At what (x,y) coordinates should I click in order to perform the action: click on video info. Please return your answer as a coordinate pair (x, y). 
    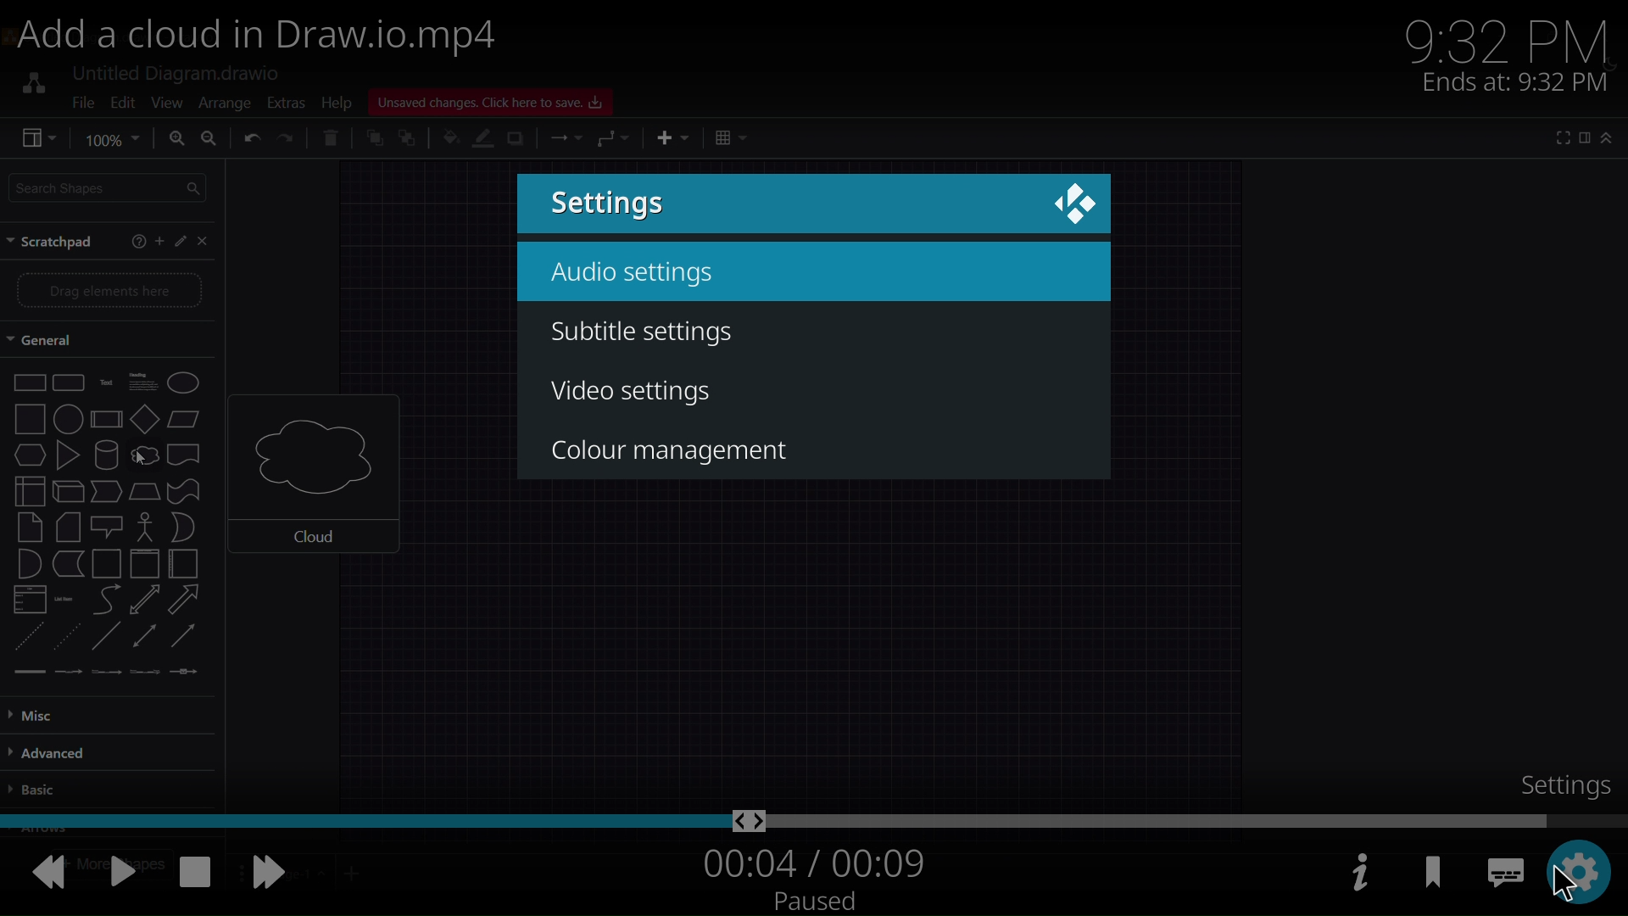
    Looking at the image, I should click on (1355, 872).